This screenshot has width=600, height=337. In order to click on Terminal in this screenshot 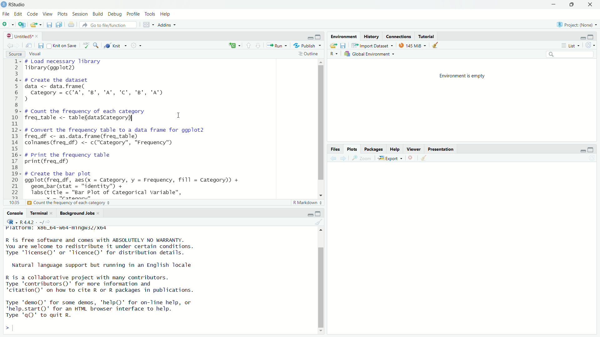, I will do `click(38, 213)`.